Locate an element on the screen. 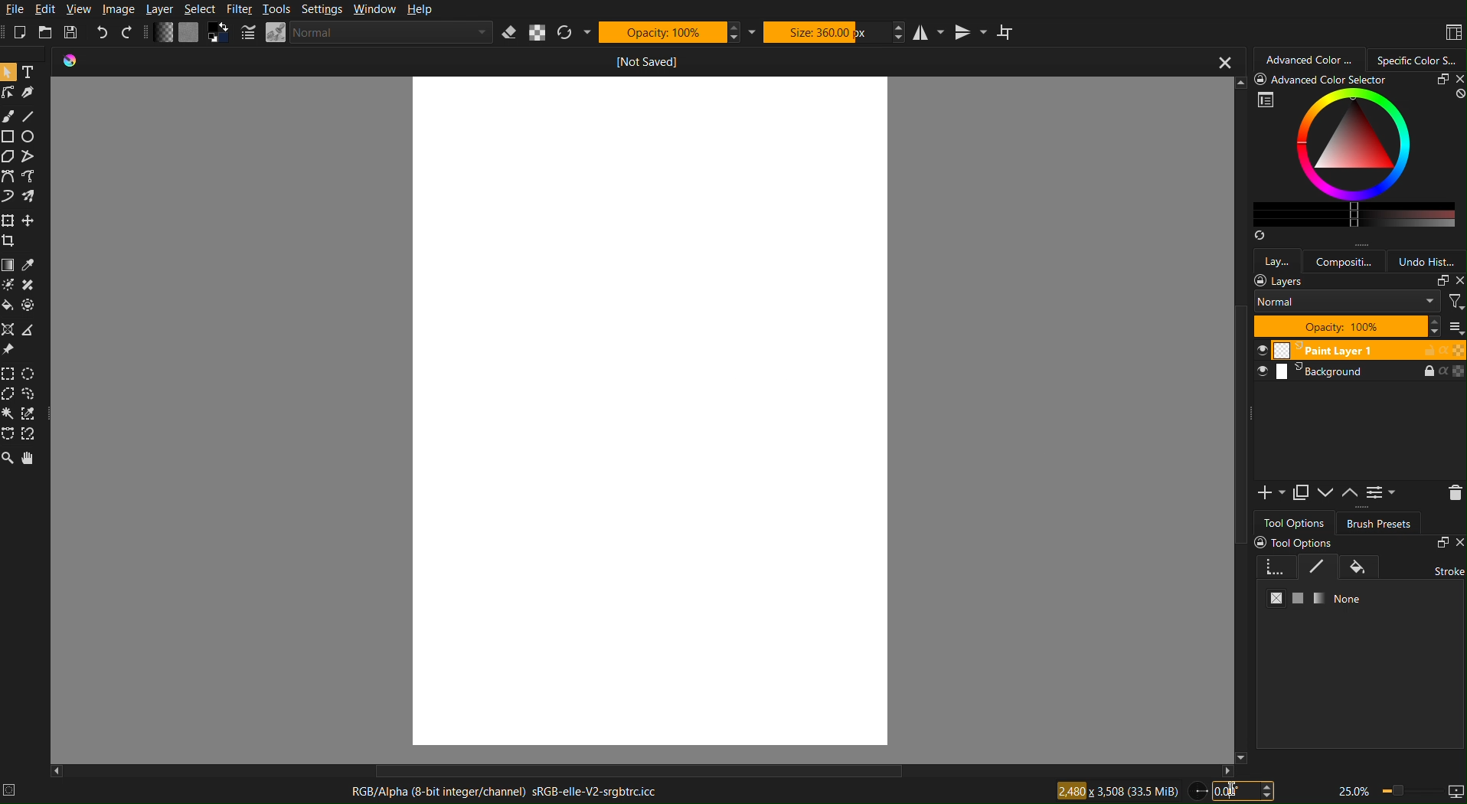 This screenshot has height=804, width=1467. Elliptical Selection Tool is located at coordinates (29, 374).